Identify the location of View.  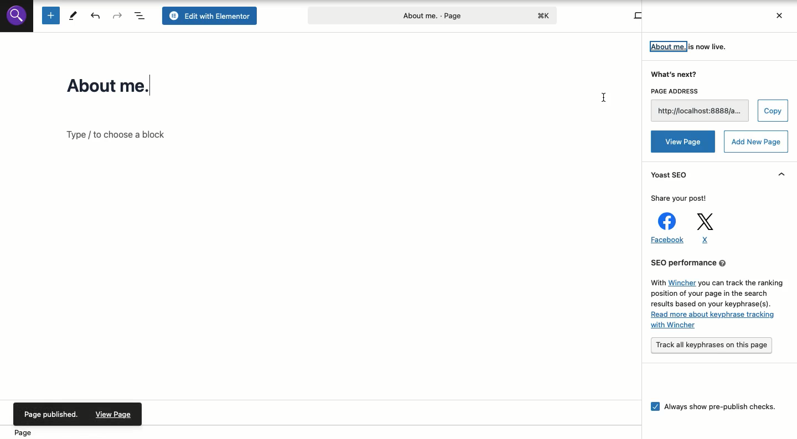
(636, 14).